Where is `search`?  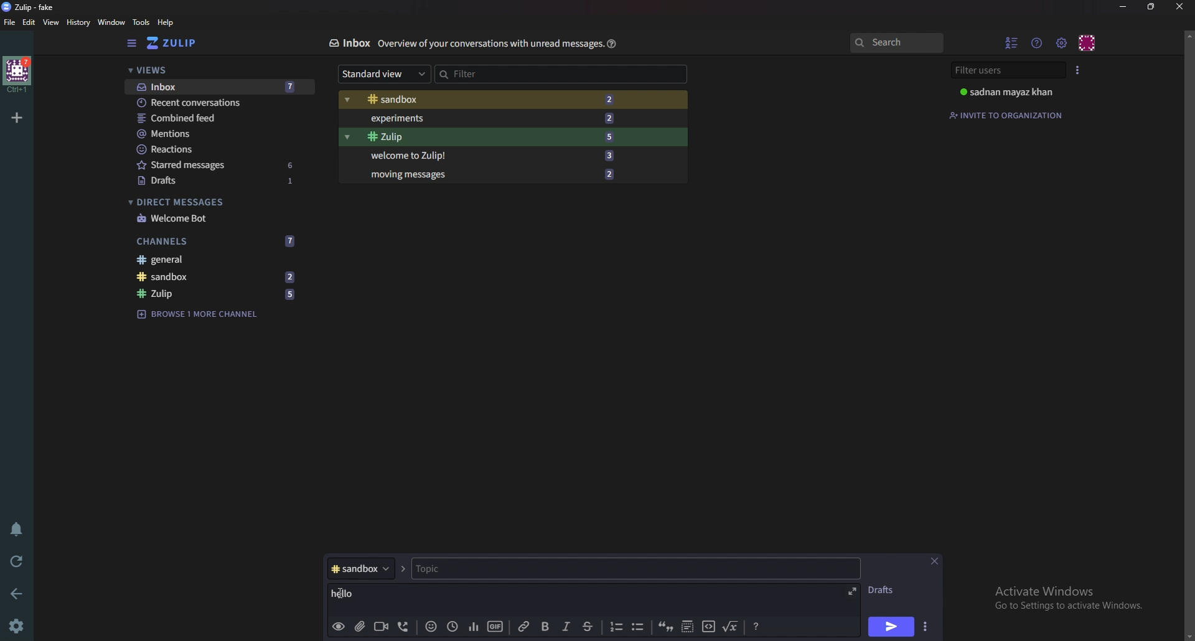 search is located at coordinates (897, 44).